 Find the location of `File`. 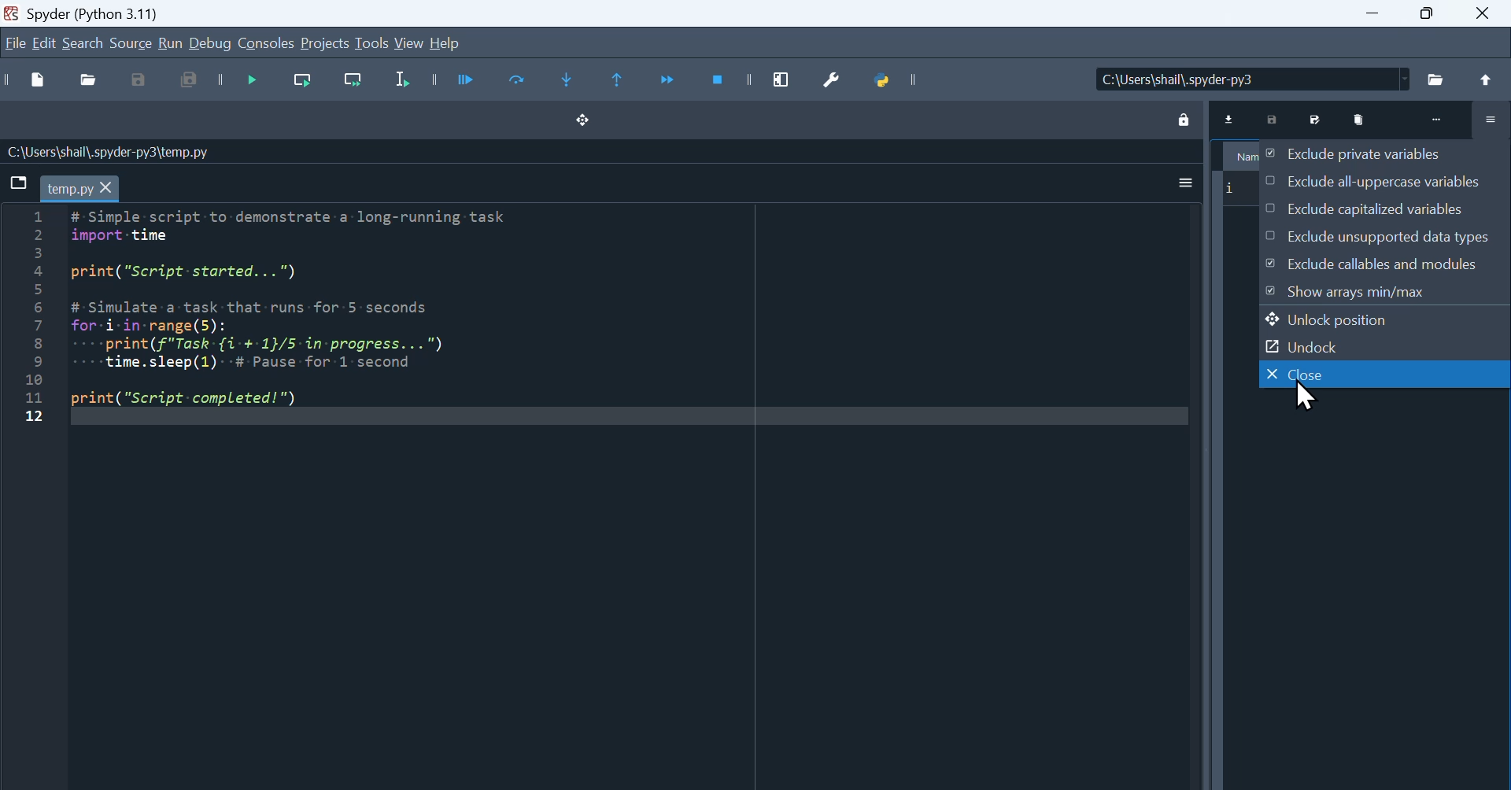

File is located at coordinates (15, 42).